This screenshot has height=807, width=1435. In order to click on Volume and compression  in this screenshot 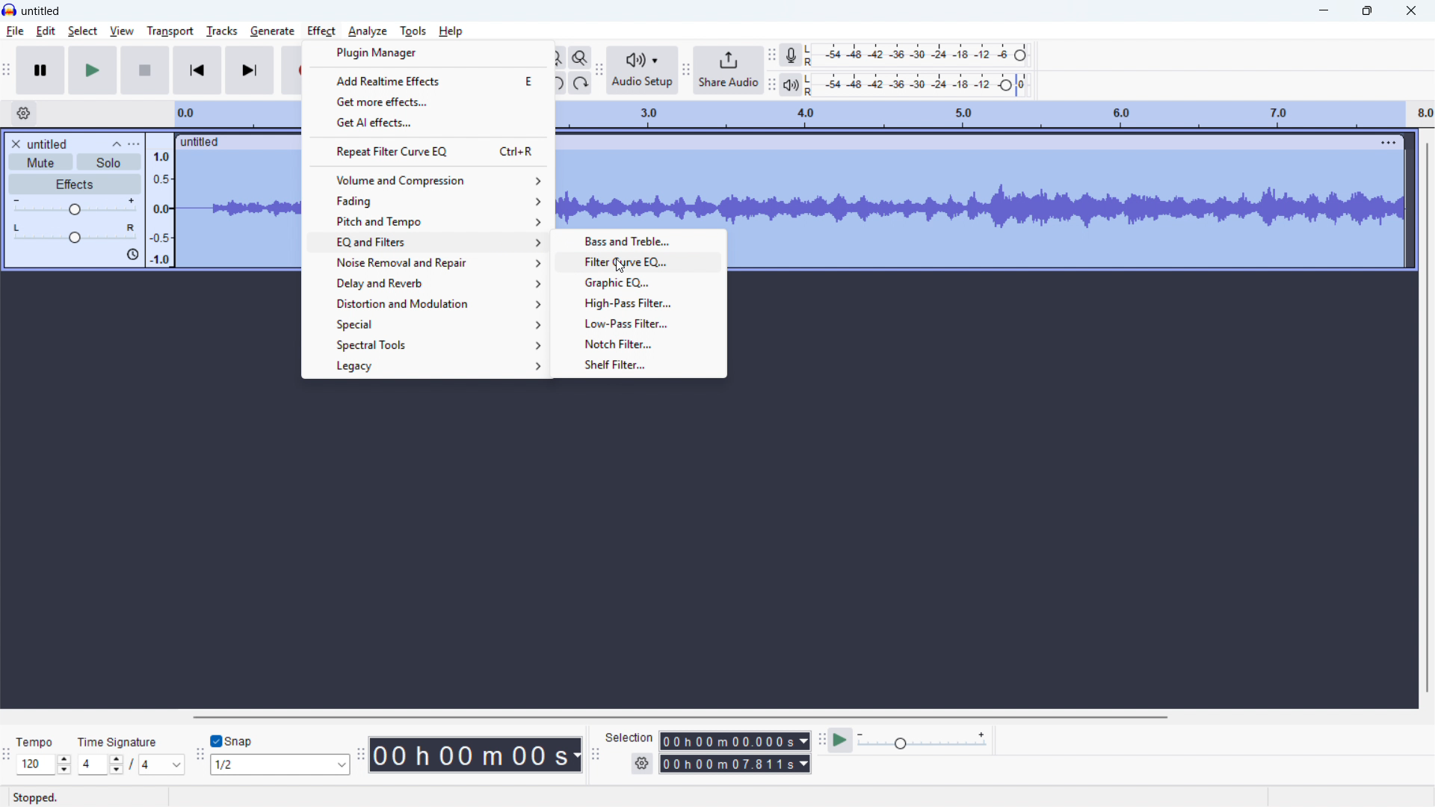, I will do `click(429, 180)`.